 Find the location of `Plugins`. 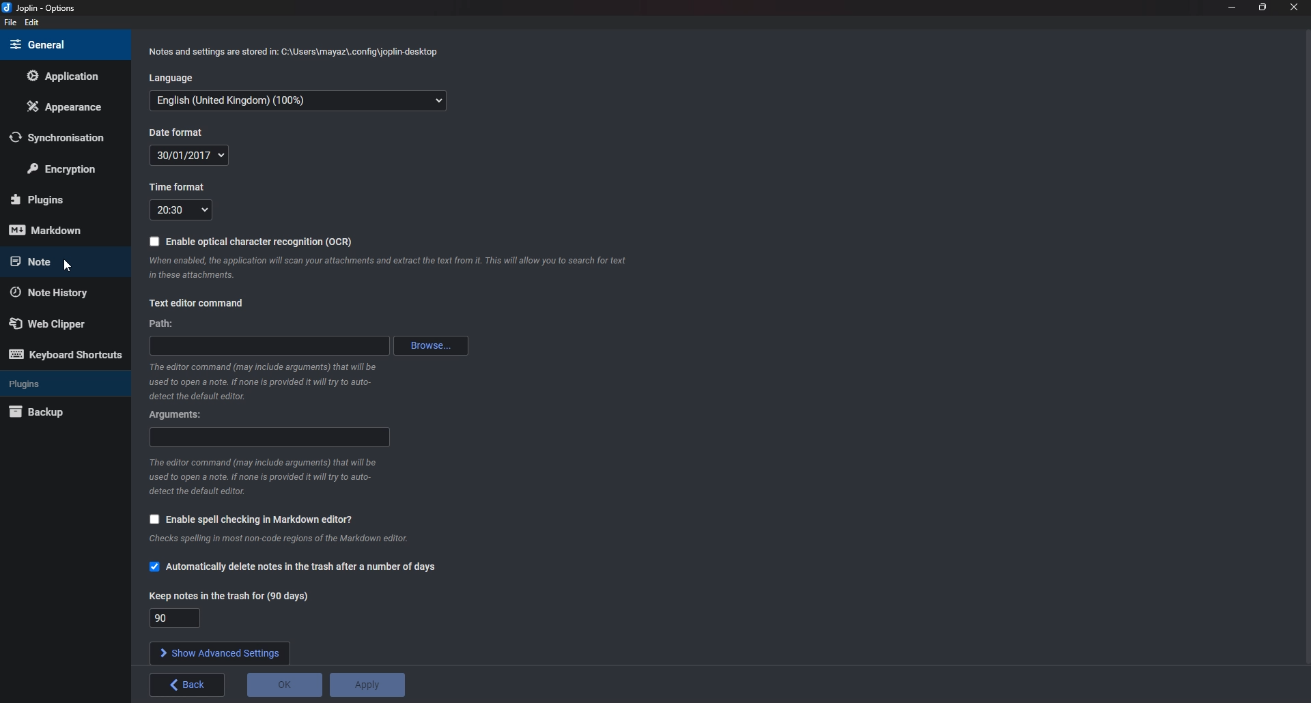

Plugins is located at coordinates (61, 385).